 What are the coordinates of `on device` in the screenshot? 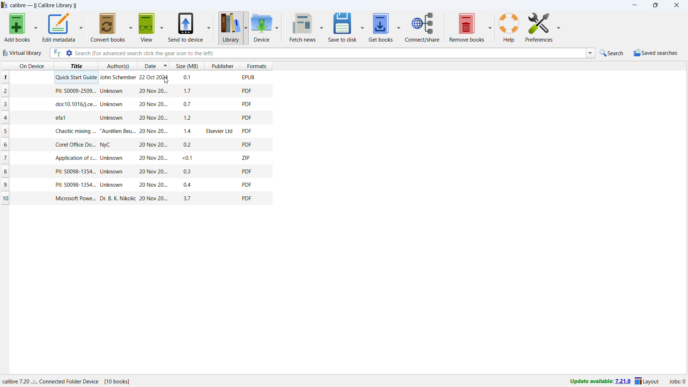 It's located at (26, 66).